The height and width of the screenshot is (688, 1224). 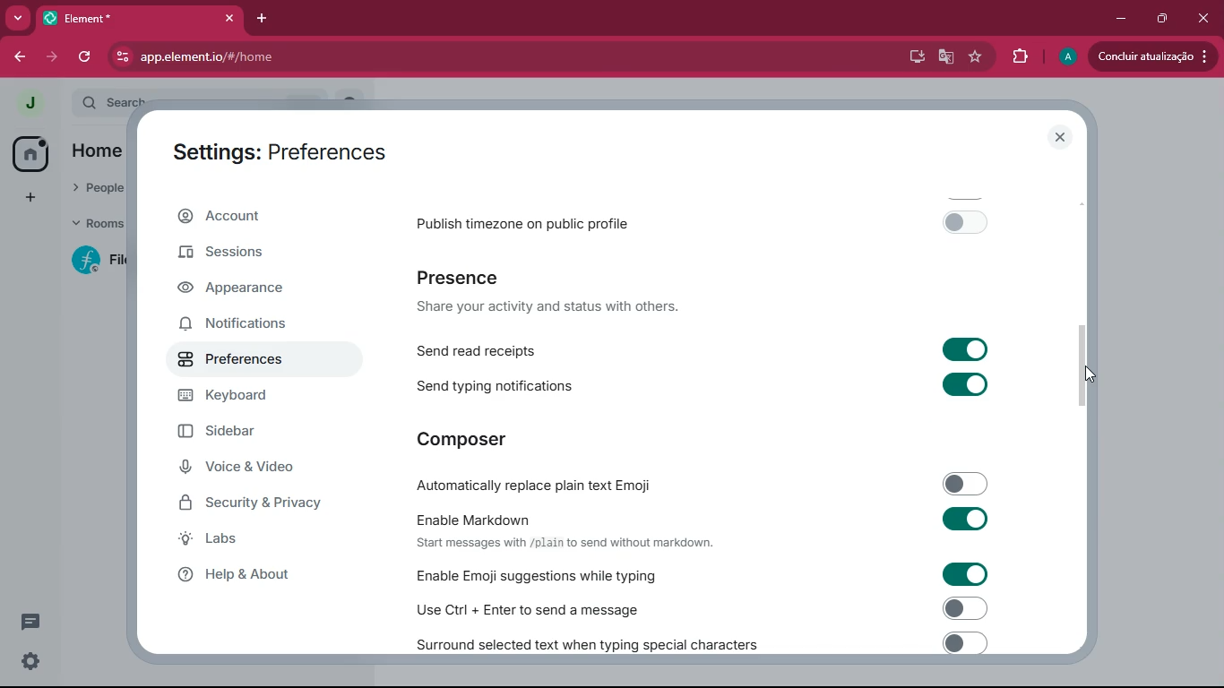 What do you see at coordinates (16, 57) in the screenshot?
I see `back` at bounding box center [16, 57].